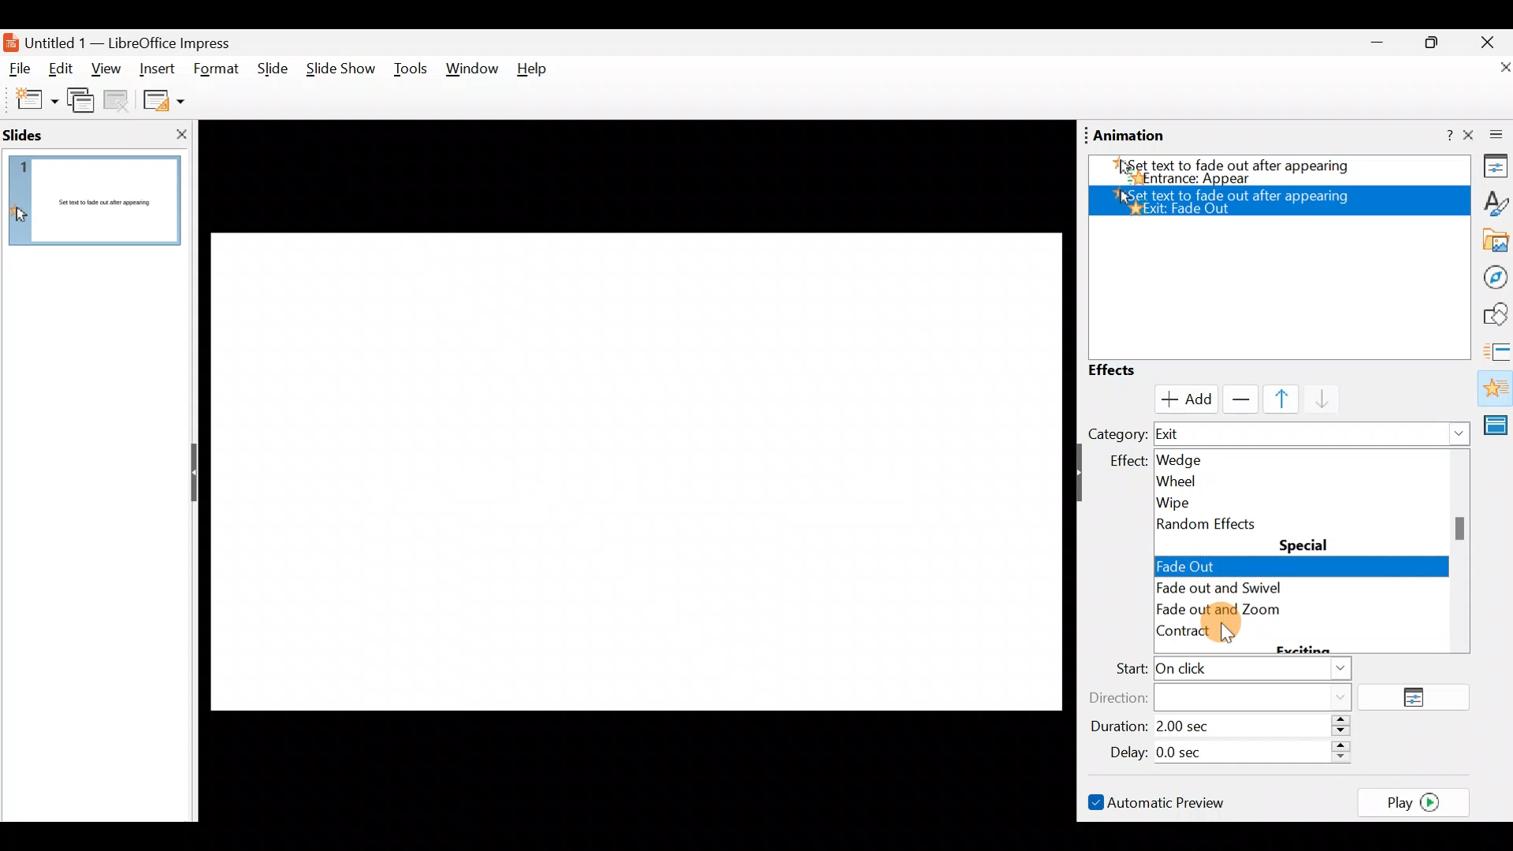 The height and width of the screenshot is (851, 1513). What do you see at coordinates (119, 102) in the screenshot?
I see `Delete slide` at bounding box center [119, 102].